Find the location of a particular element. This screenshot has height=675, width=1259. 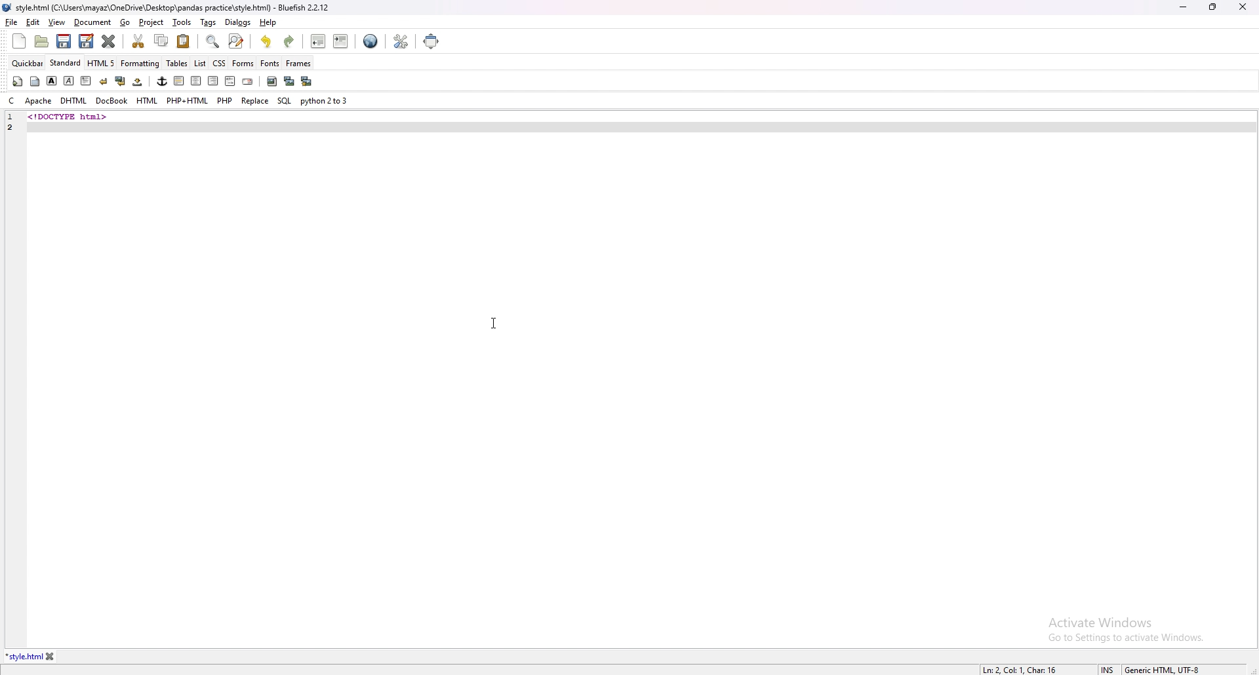

help is located at coordinates (267, 22).